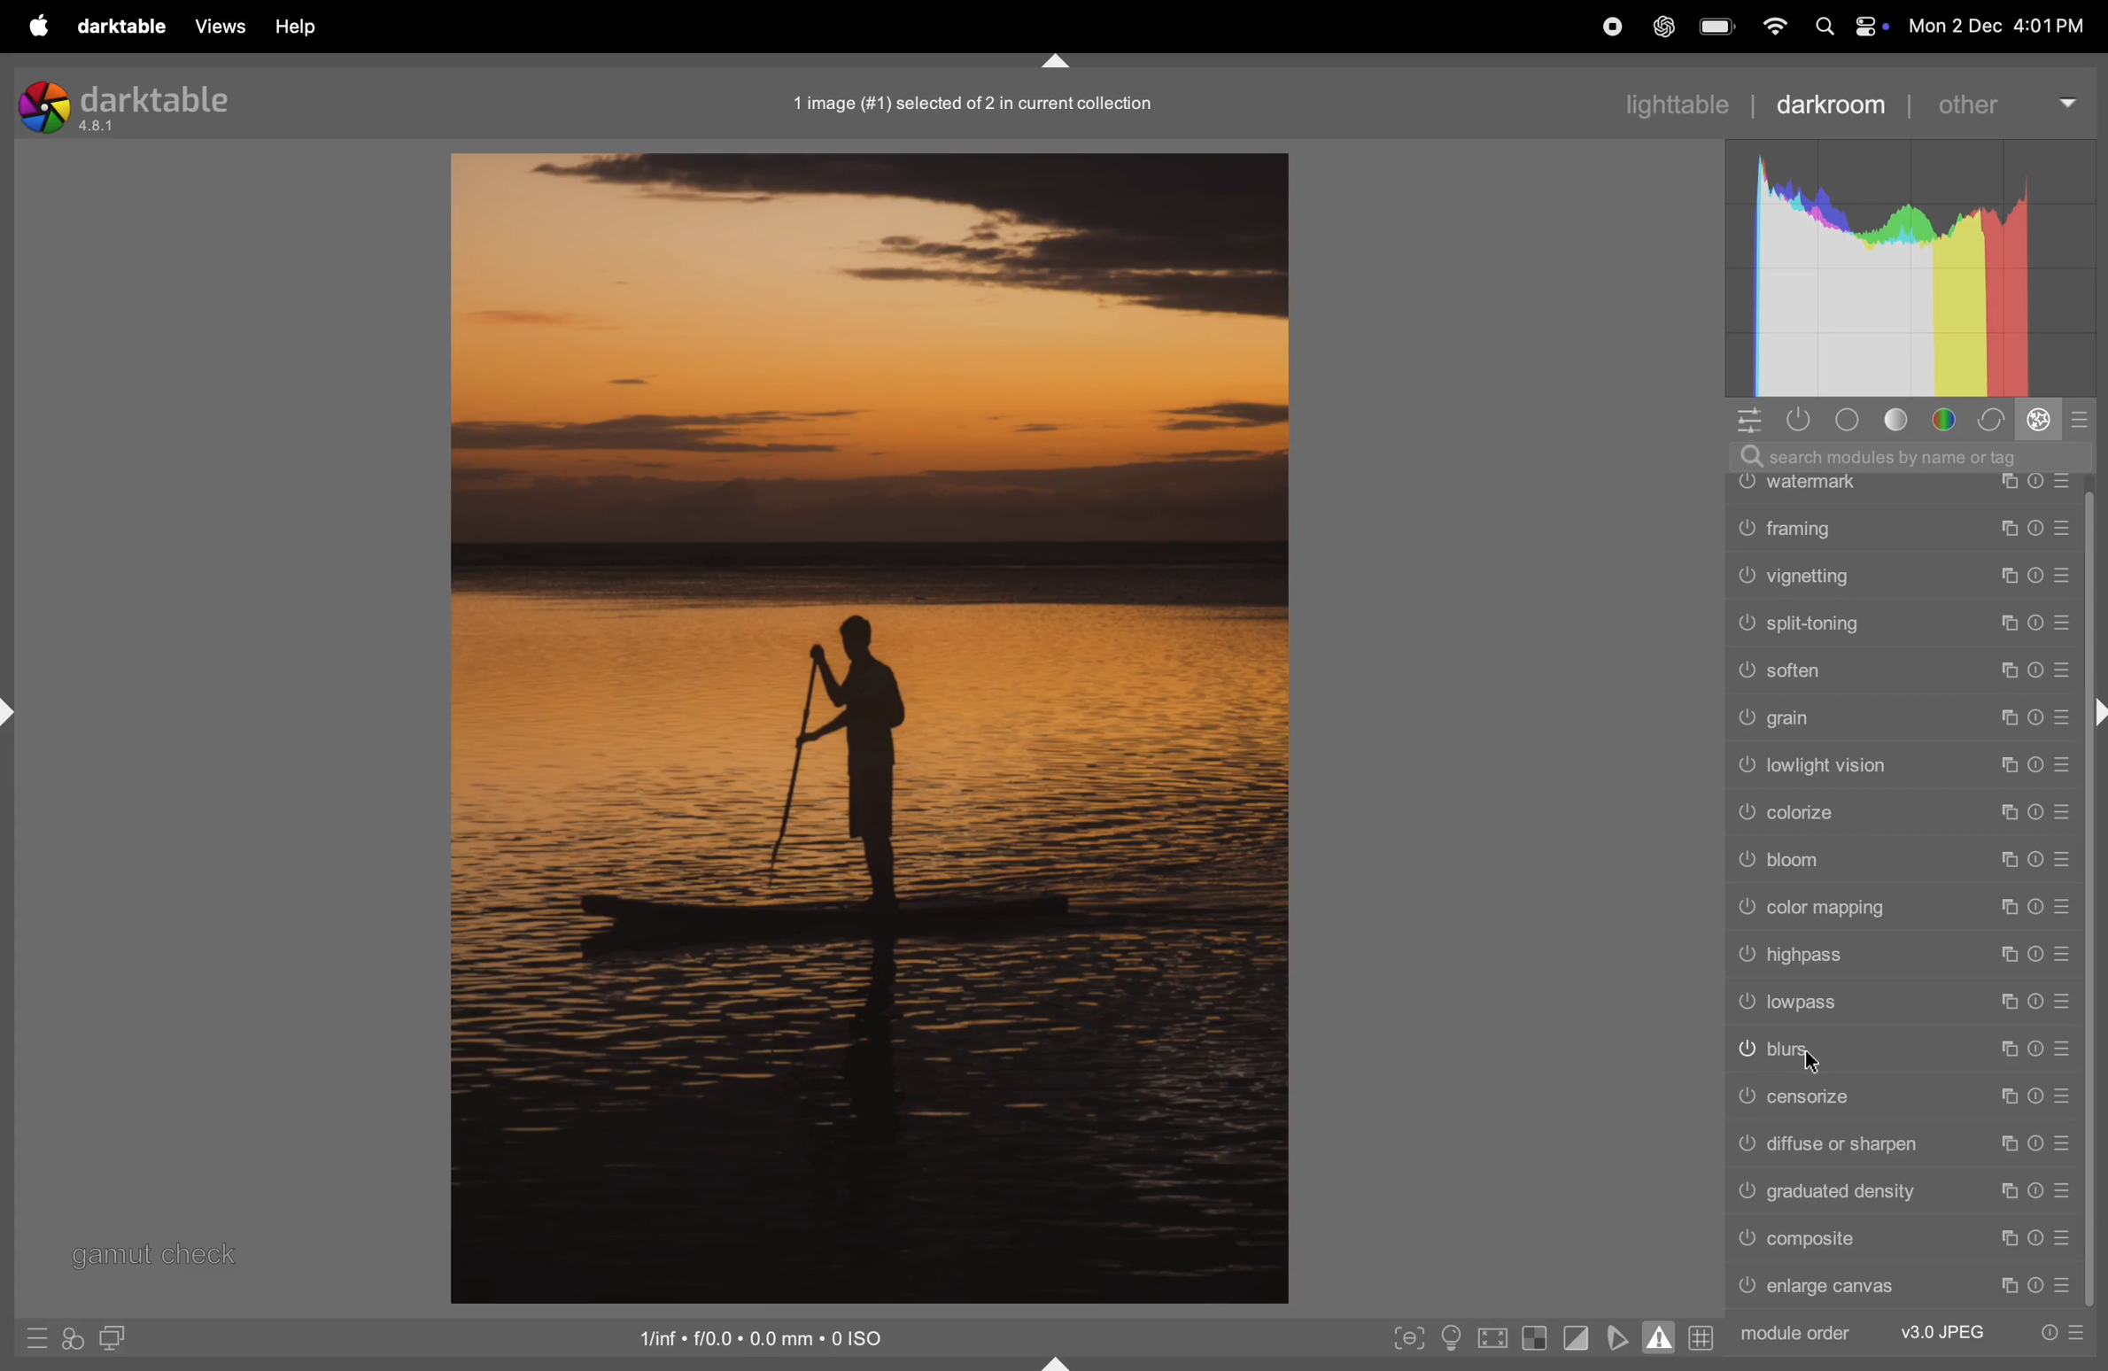  Describe the element at coordinates (1998, 19) in the screenshot. I see `date and time` at that location.